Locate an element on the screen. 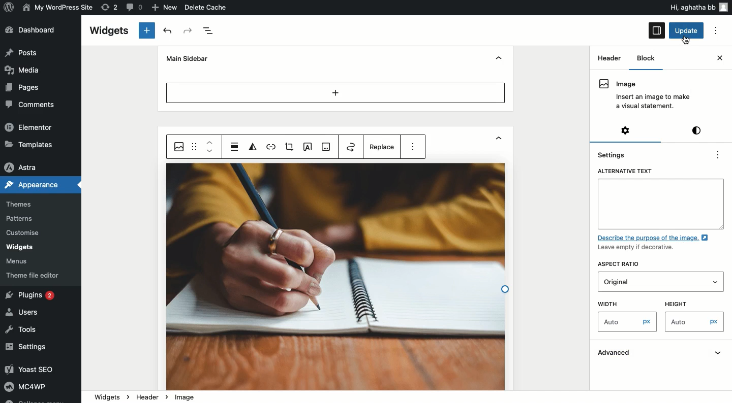 This screenshot has height=403, width=732. Patterns is located at coordinates (21, 218).